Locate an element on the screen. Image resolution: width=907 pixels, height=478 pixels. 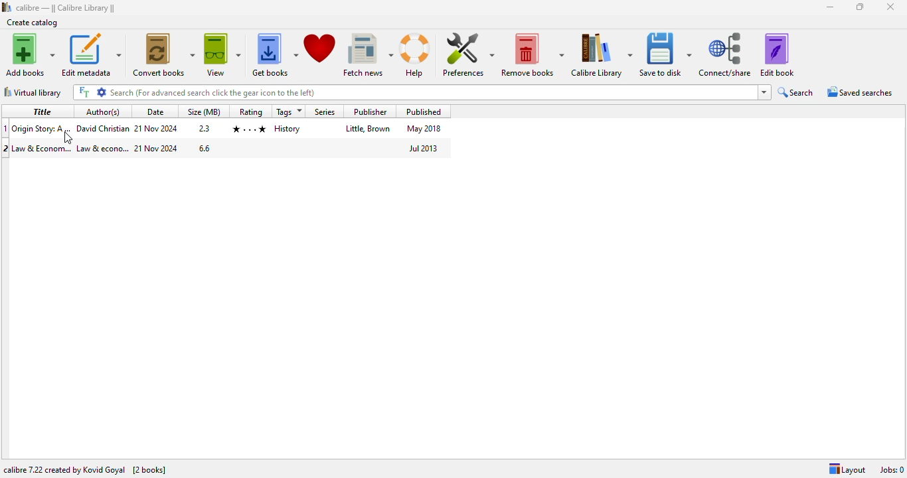
remove books is located at coordinates (532, 55).